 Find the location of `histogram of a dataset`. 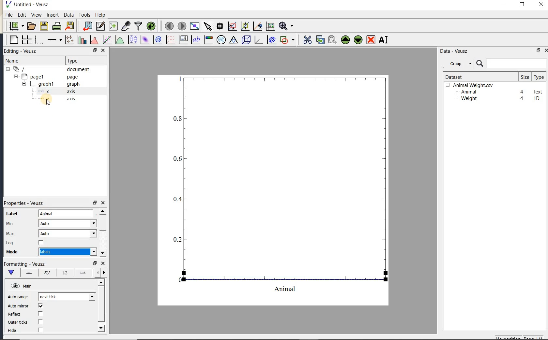

histogram of a dataset is located at coordinates (94, 40).